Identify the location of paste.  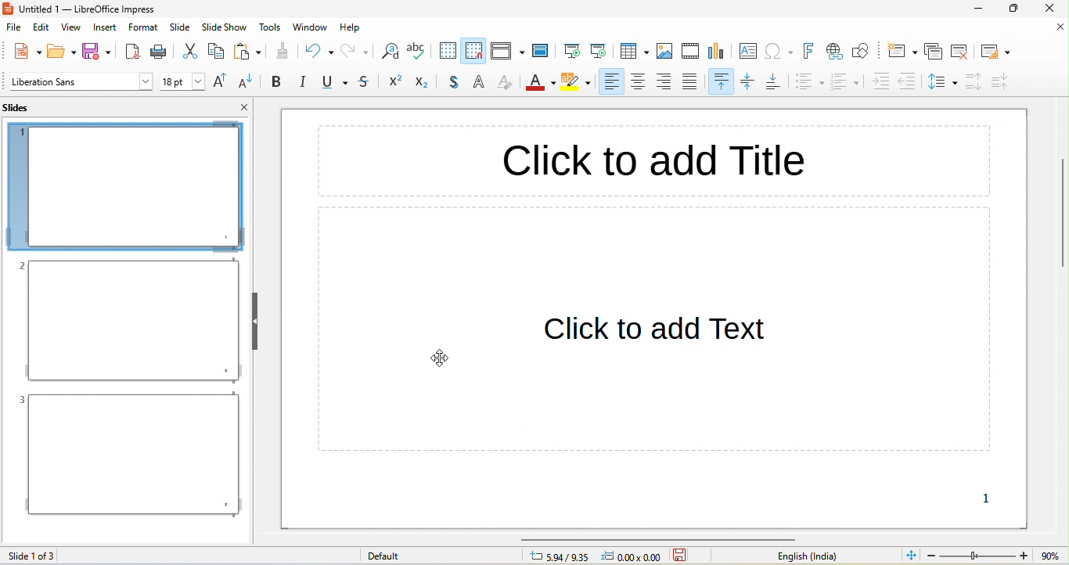
(247, 51).